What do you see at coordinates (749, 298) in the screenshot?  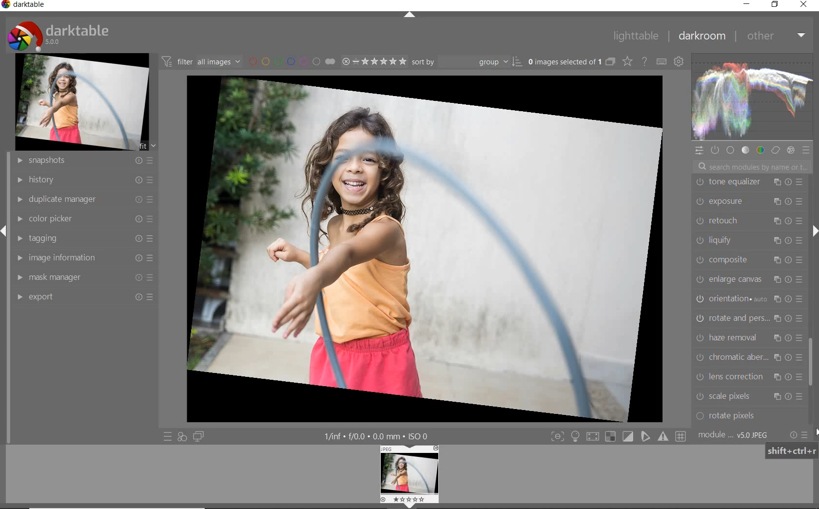 I see `orientation` at bounding box center [749, 298].